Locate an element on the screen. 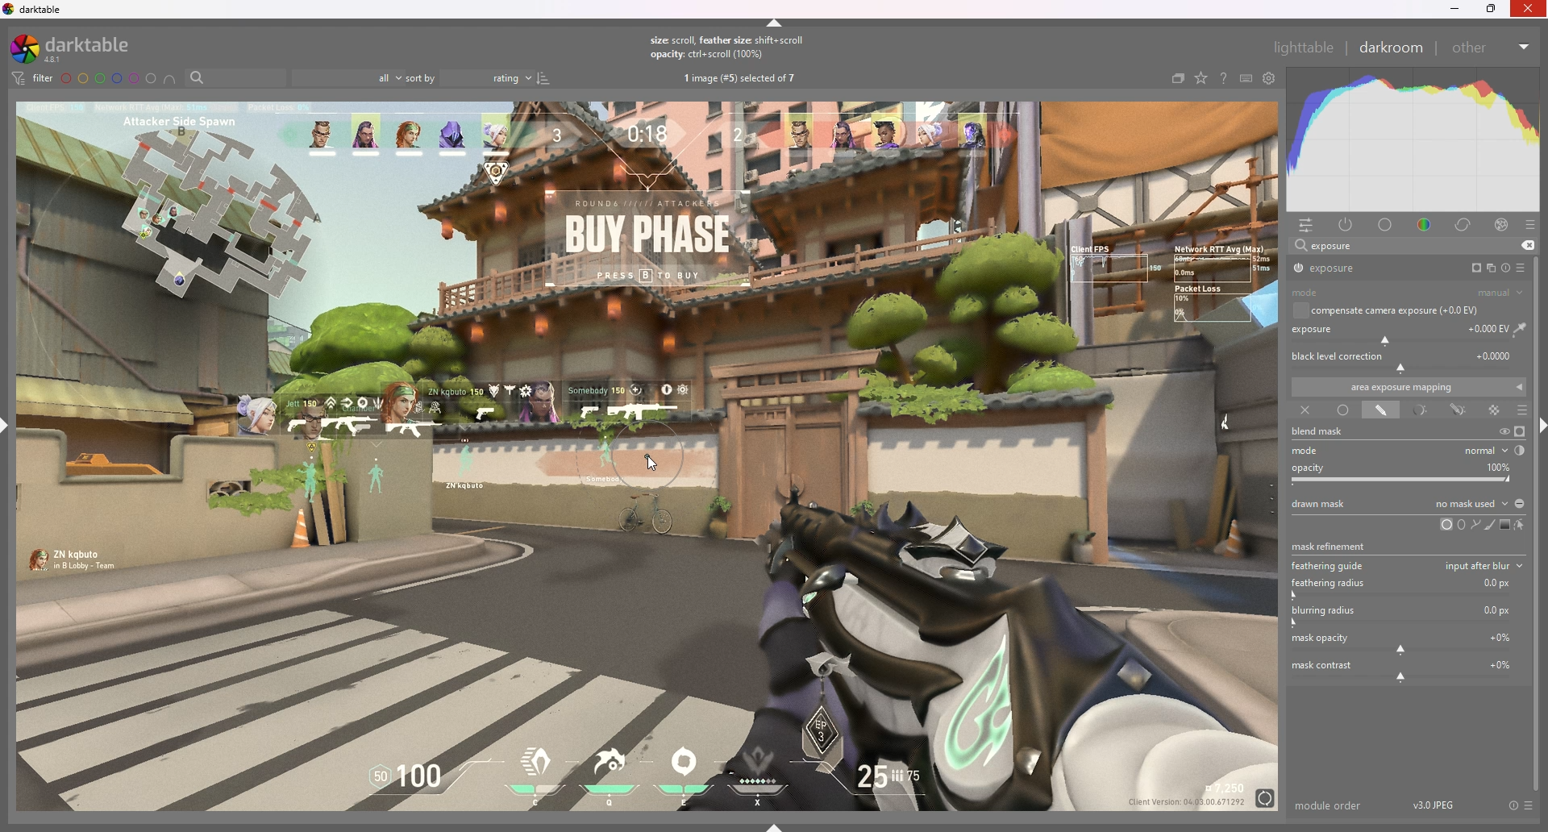  hide is located at coordinates (775, 23).